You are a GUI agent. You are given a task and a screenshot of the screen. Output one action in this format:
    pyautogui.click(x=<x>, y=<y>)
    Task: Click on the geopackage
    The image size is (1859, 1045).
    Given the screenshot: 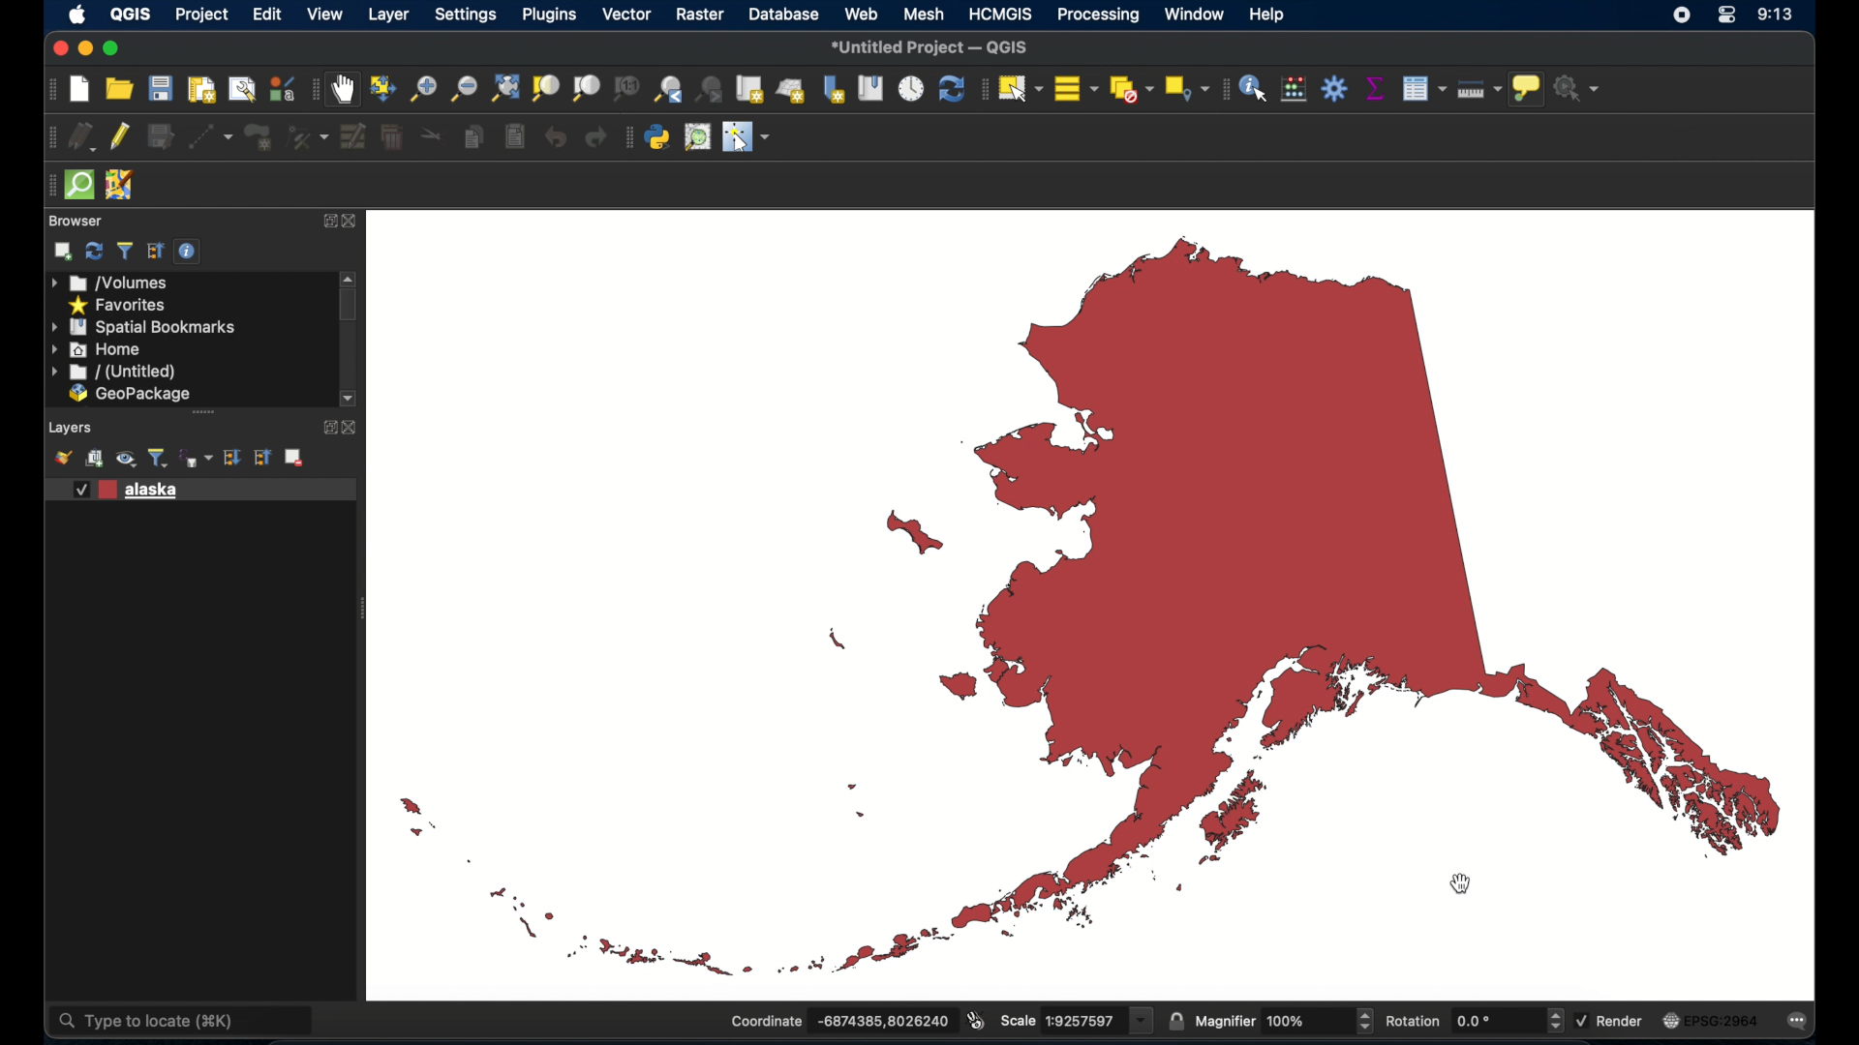 What is the action you would take?
    pyautogui.click(x=131, y=395)
    